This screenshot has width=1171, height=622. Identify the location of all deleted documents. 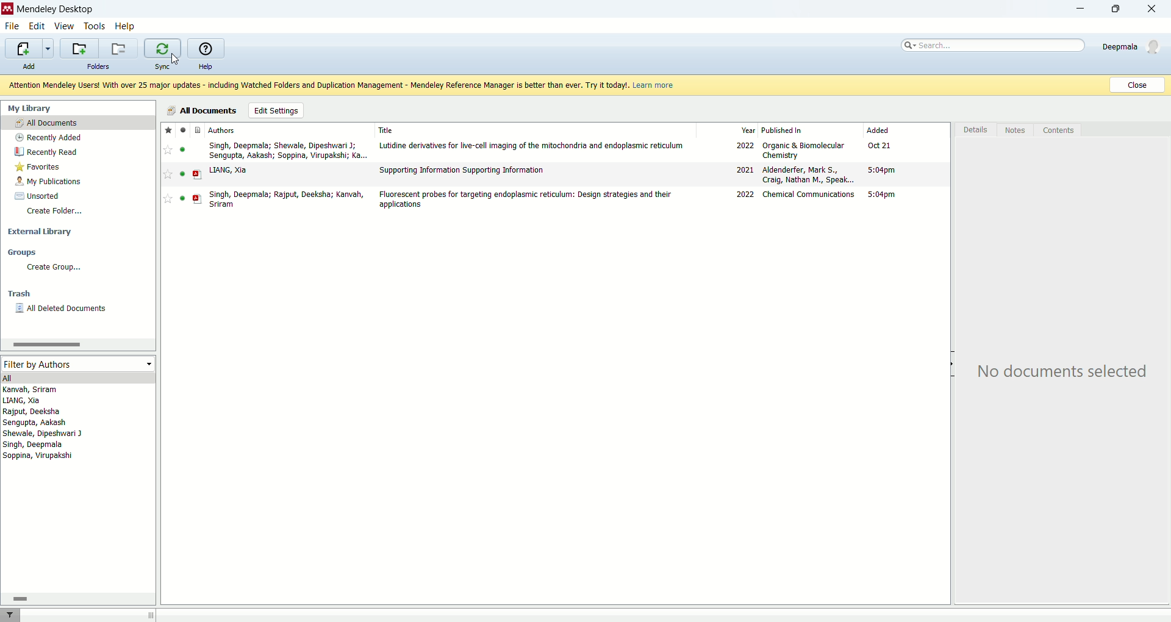
(65, 308).